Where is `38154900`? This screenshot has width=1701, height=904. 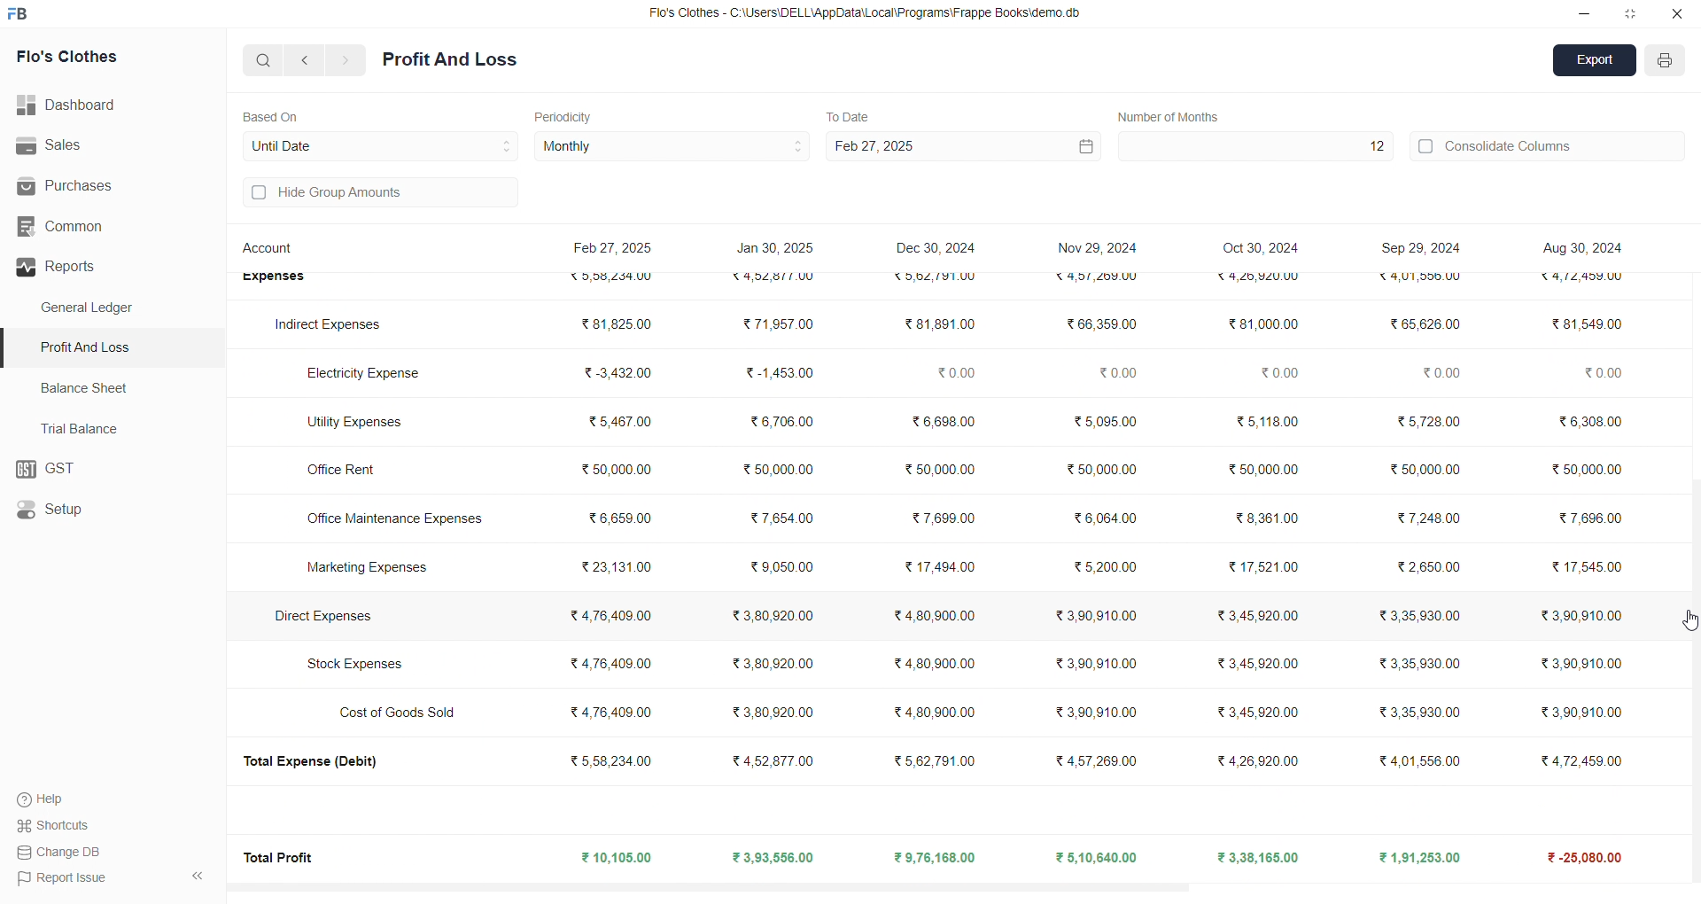
38154900 is located at coordinates (1586, 323).